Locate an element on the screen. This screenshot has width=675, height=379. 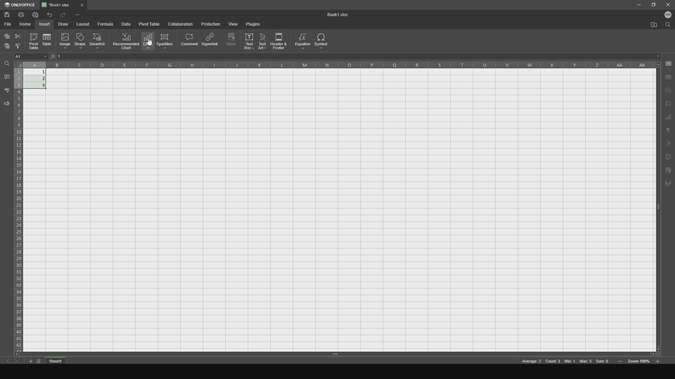
header and footer is located at coordinates (279, 41).